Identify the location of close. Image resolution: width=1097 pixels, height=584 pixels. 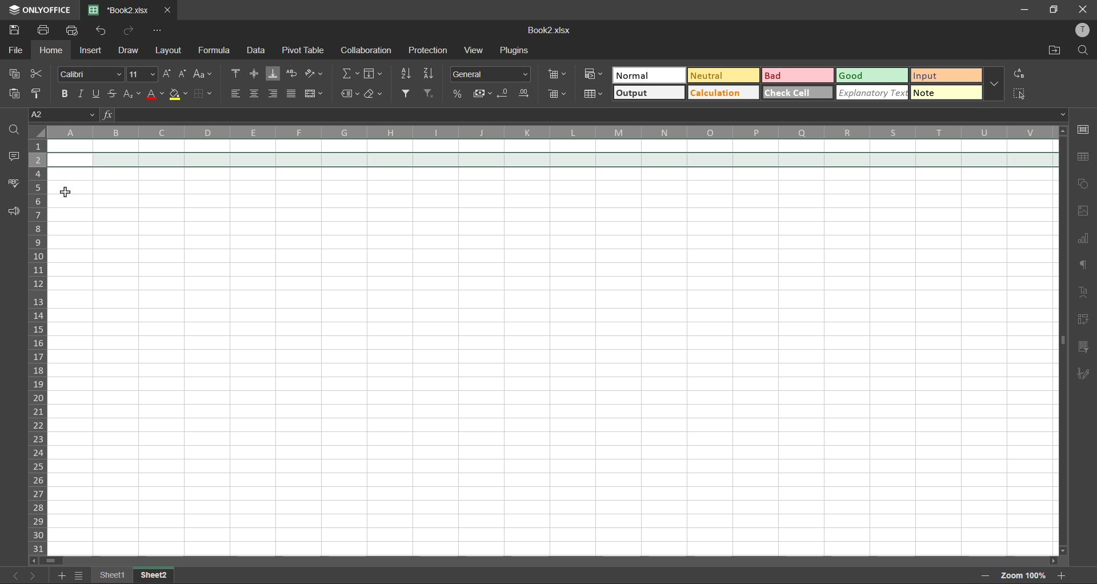
(1083, 10).